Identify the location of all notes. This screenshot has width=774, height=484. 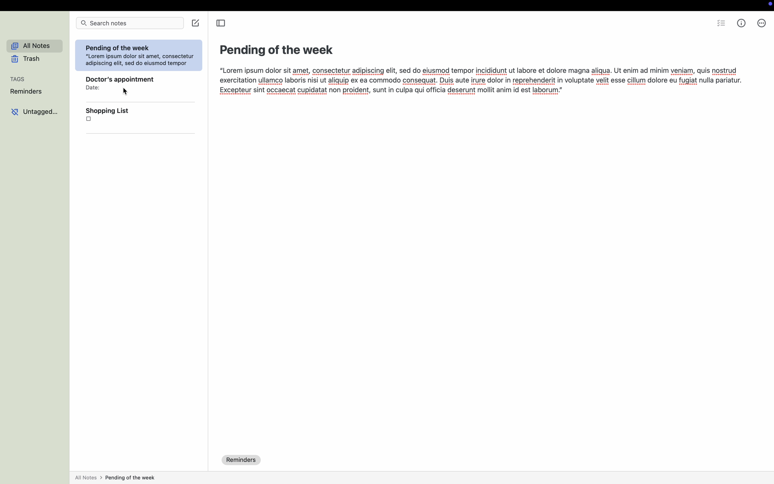
(31, 46).